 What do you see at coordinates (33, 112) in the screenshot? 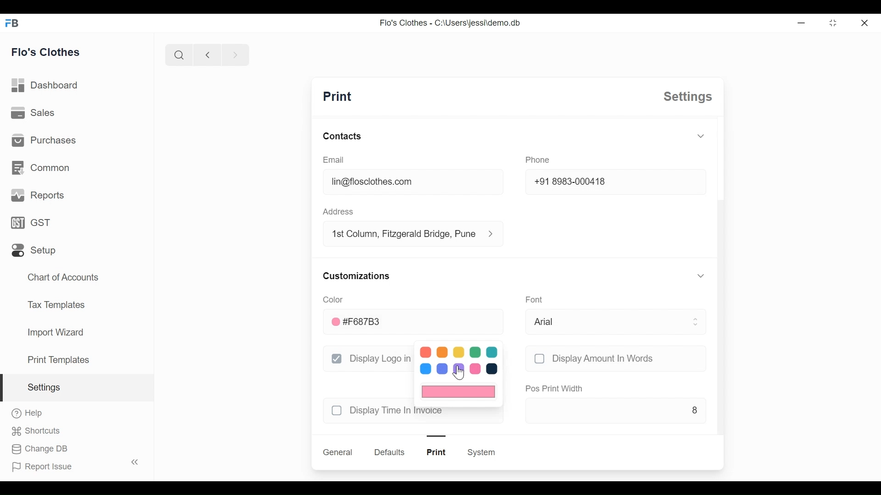
I see `sales` at bounding box center [33, 112].